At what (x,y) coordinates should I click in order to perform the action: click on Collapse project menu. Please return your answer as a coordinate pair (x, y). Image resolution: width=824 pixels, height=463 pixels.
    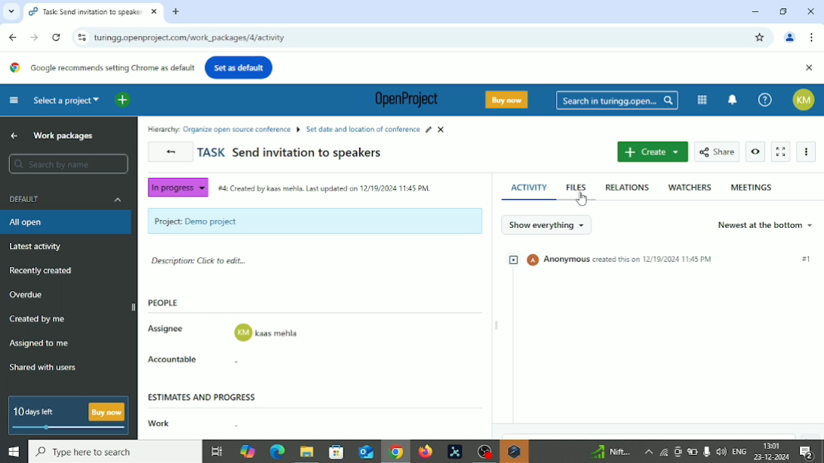
    Looking at the image, I should click on (14, 100).